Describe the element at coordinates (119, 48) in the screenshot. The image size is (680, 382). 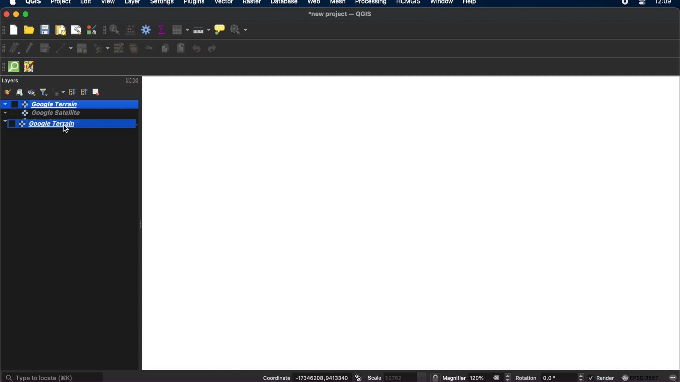
I see `modify` at that location.